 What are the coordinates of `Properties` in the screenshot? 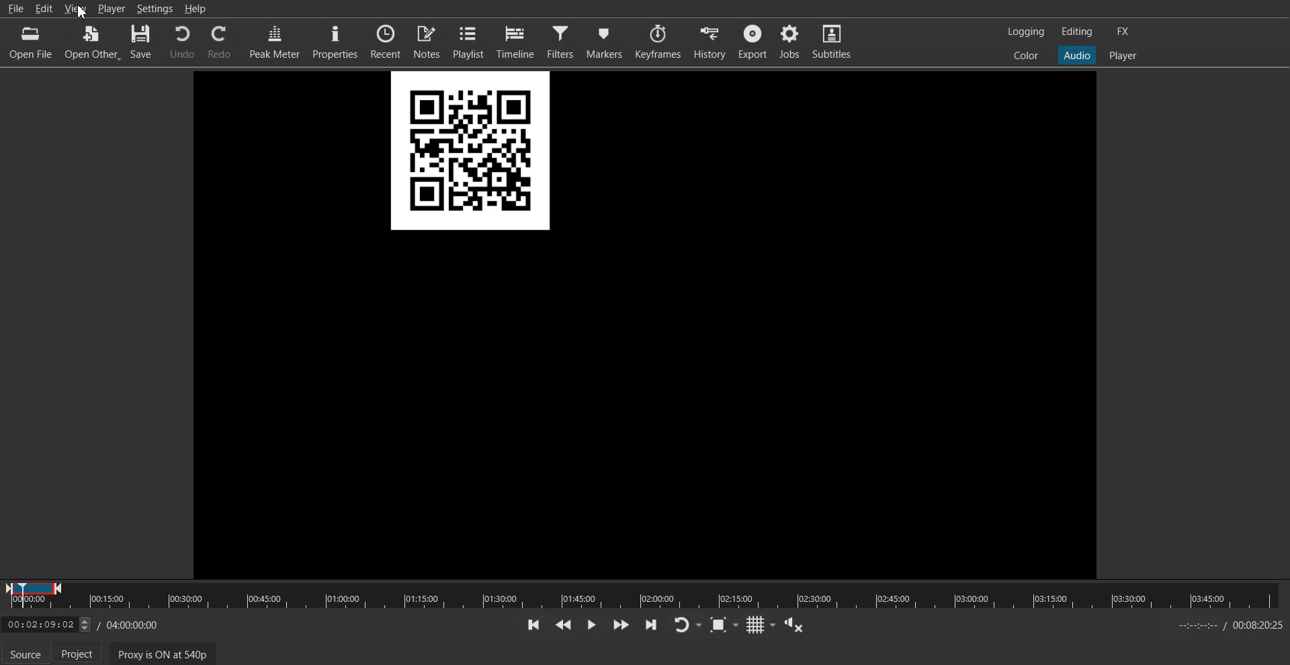 It's located at (335, 42).